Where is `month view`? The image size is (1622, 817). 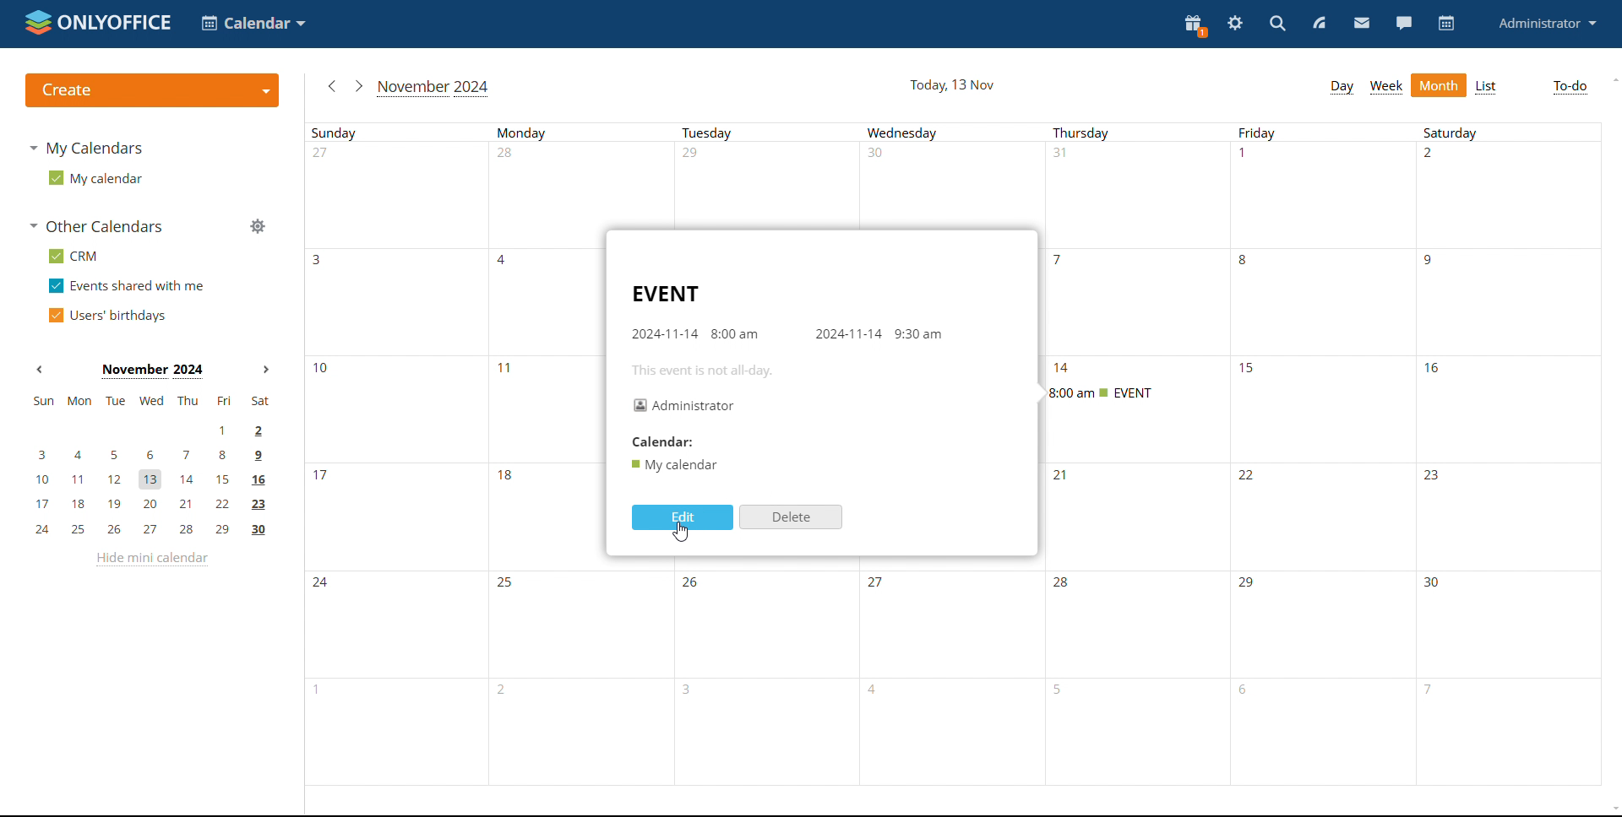 month view is located at coordinates (1439, 85).